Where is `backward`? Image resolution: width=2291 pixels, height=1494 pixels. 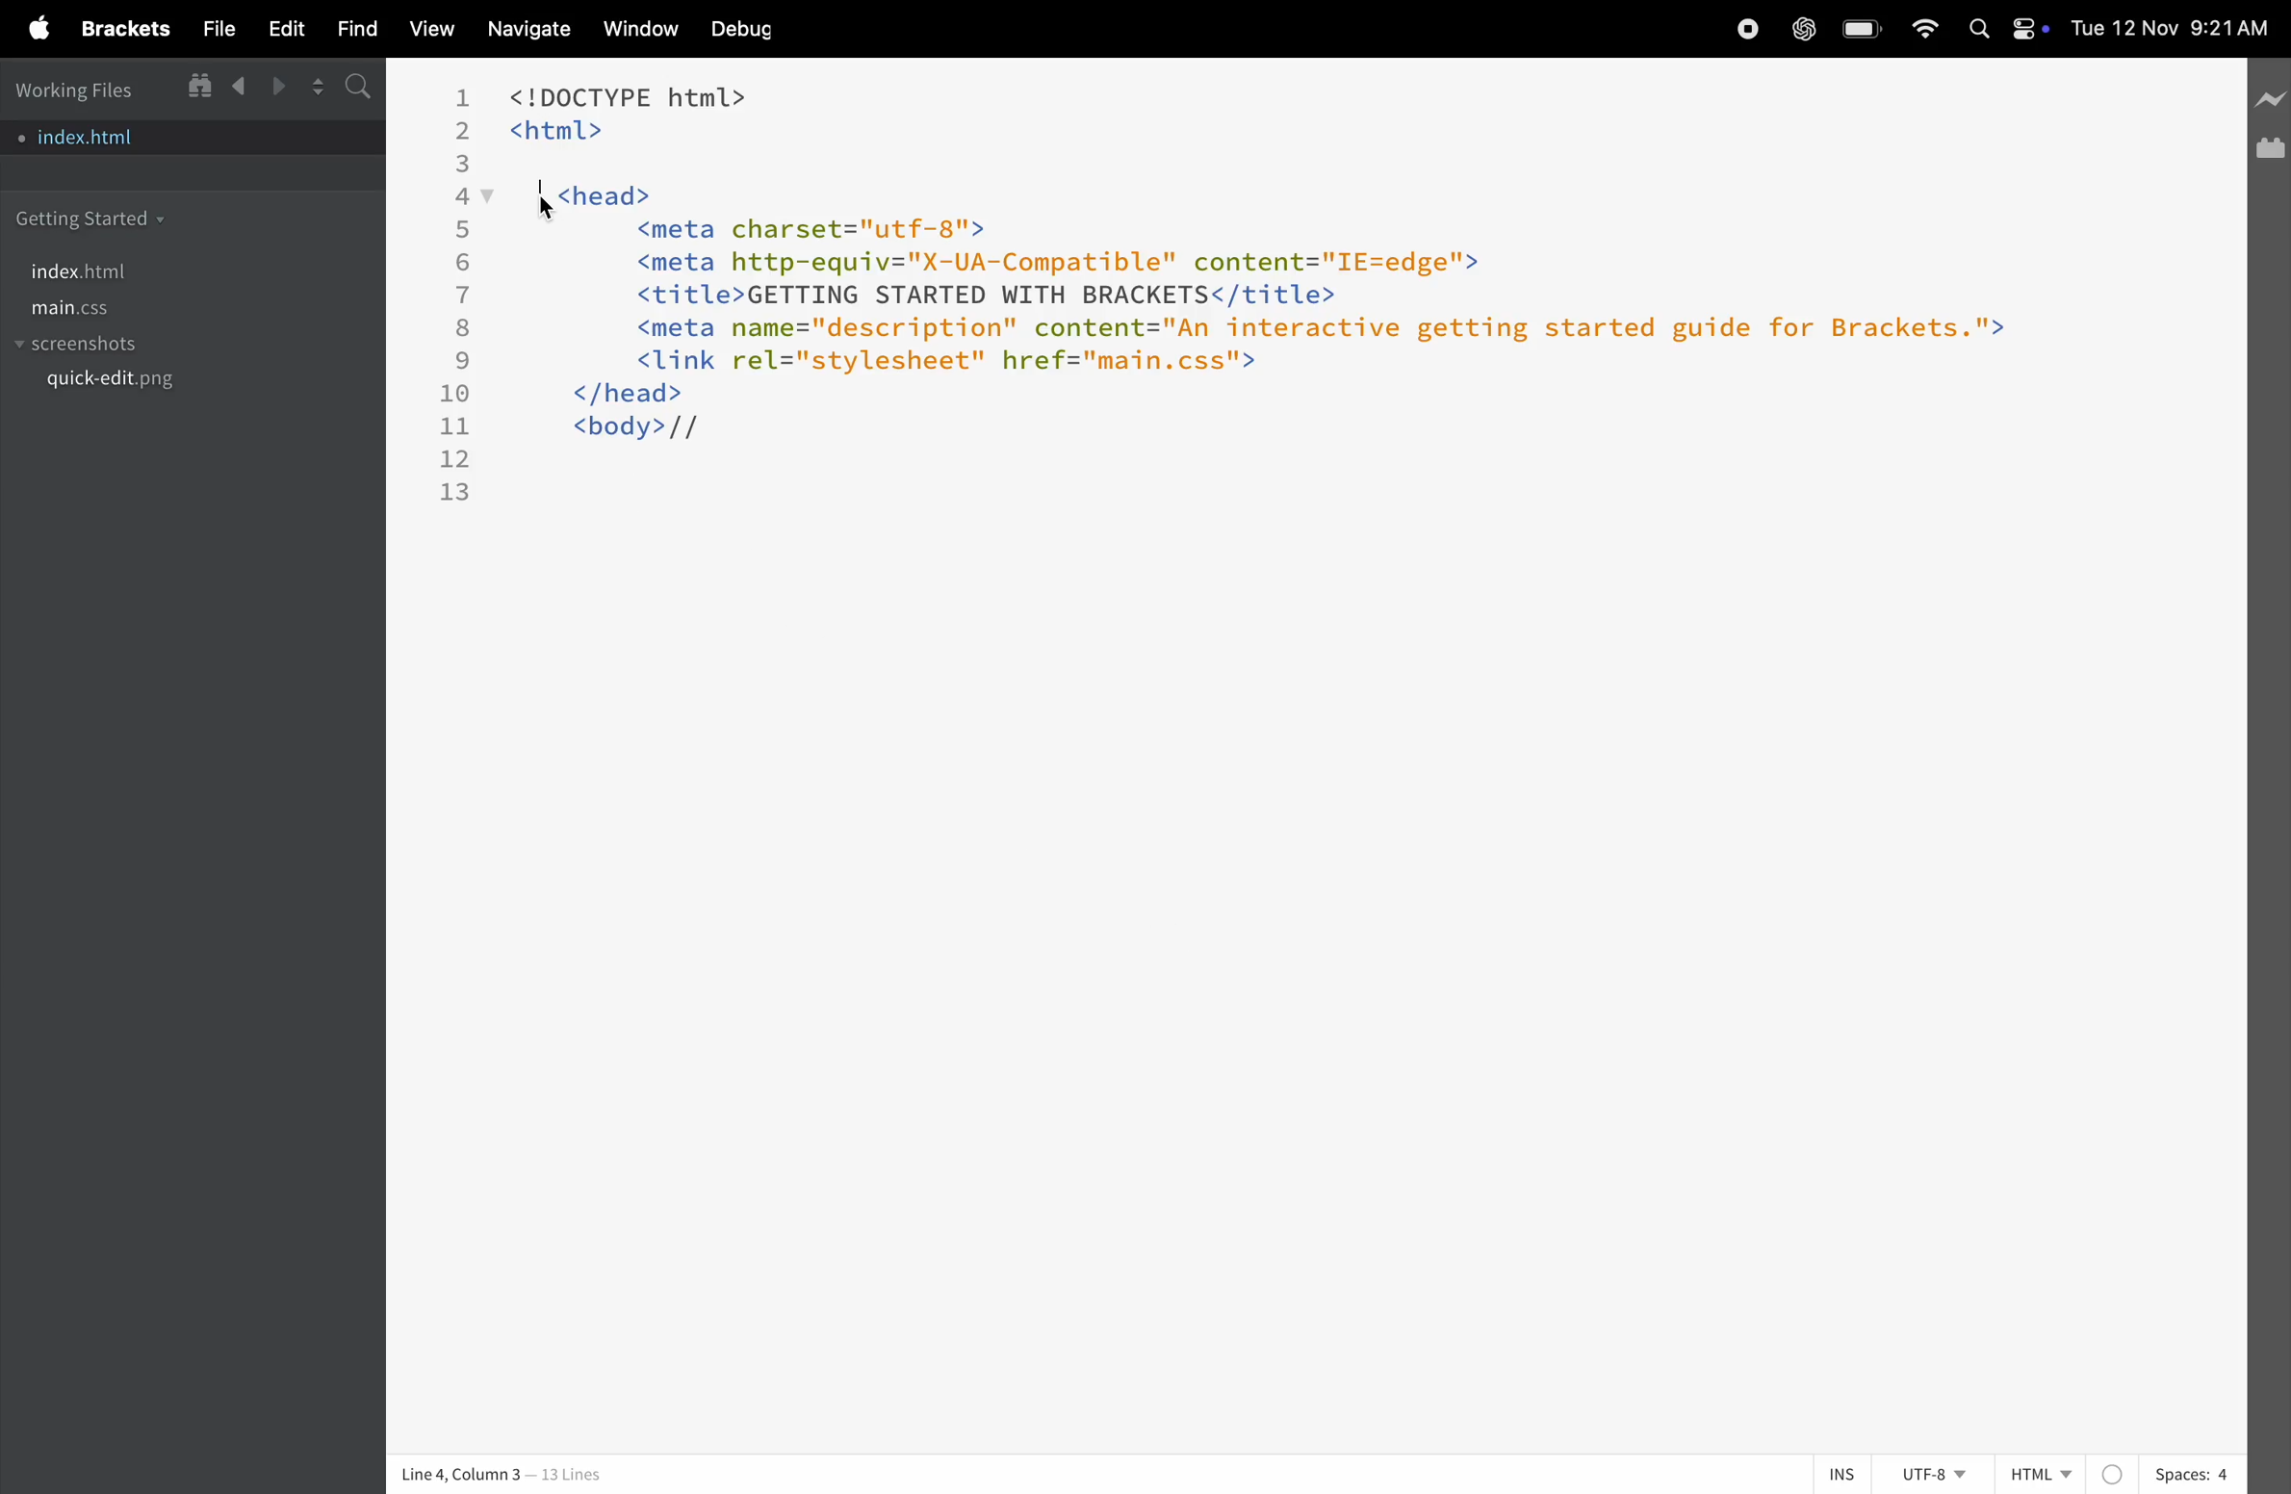
backward is located at coordinates (240, 88).